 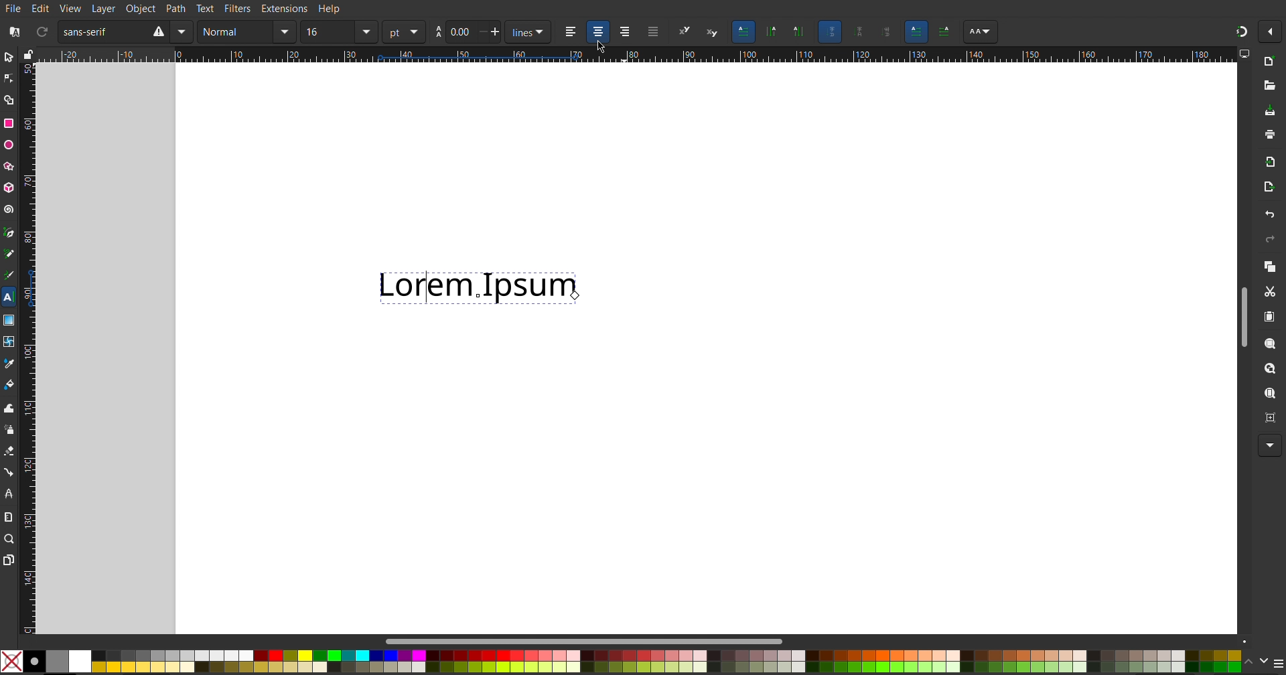 What do you see at coordinates (600, 48) in the screenshot?
I see `Cursor at Align` at bounding box center [600, 48].